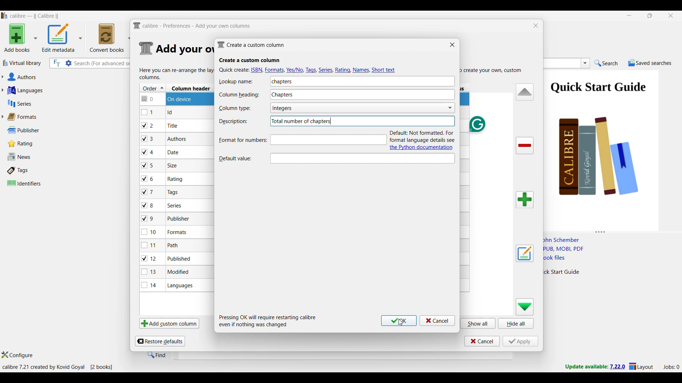 The height and width of the screenshot is (383, 682). I want to click on checkbox - 4, so click(148, 152).